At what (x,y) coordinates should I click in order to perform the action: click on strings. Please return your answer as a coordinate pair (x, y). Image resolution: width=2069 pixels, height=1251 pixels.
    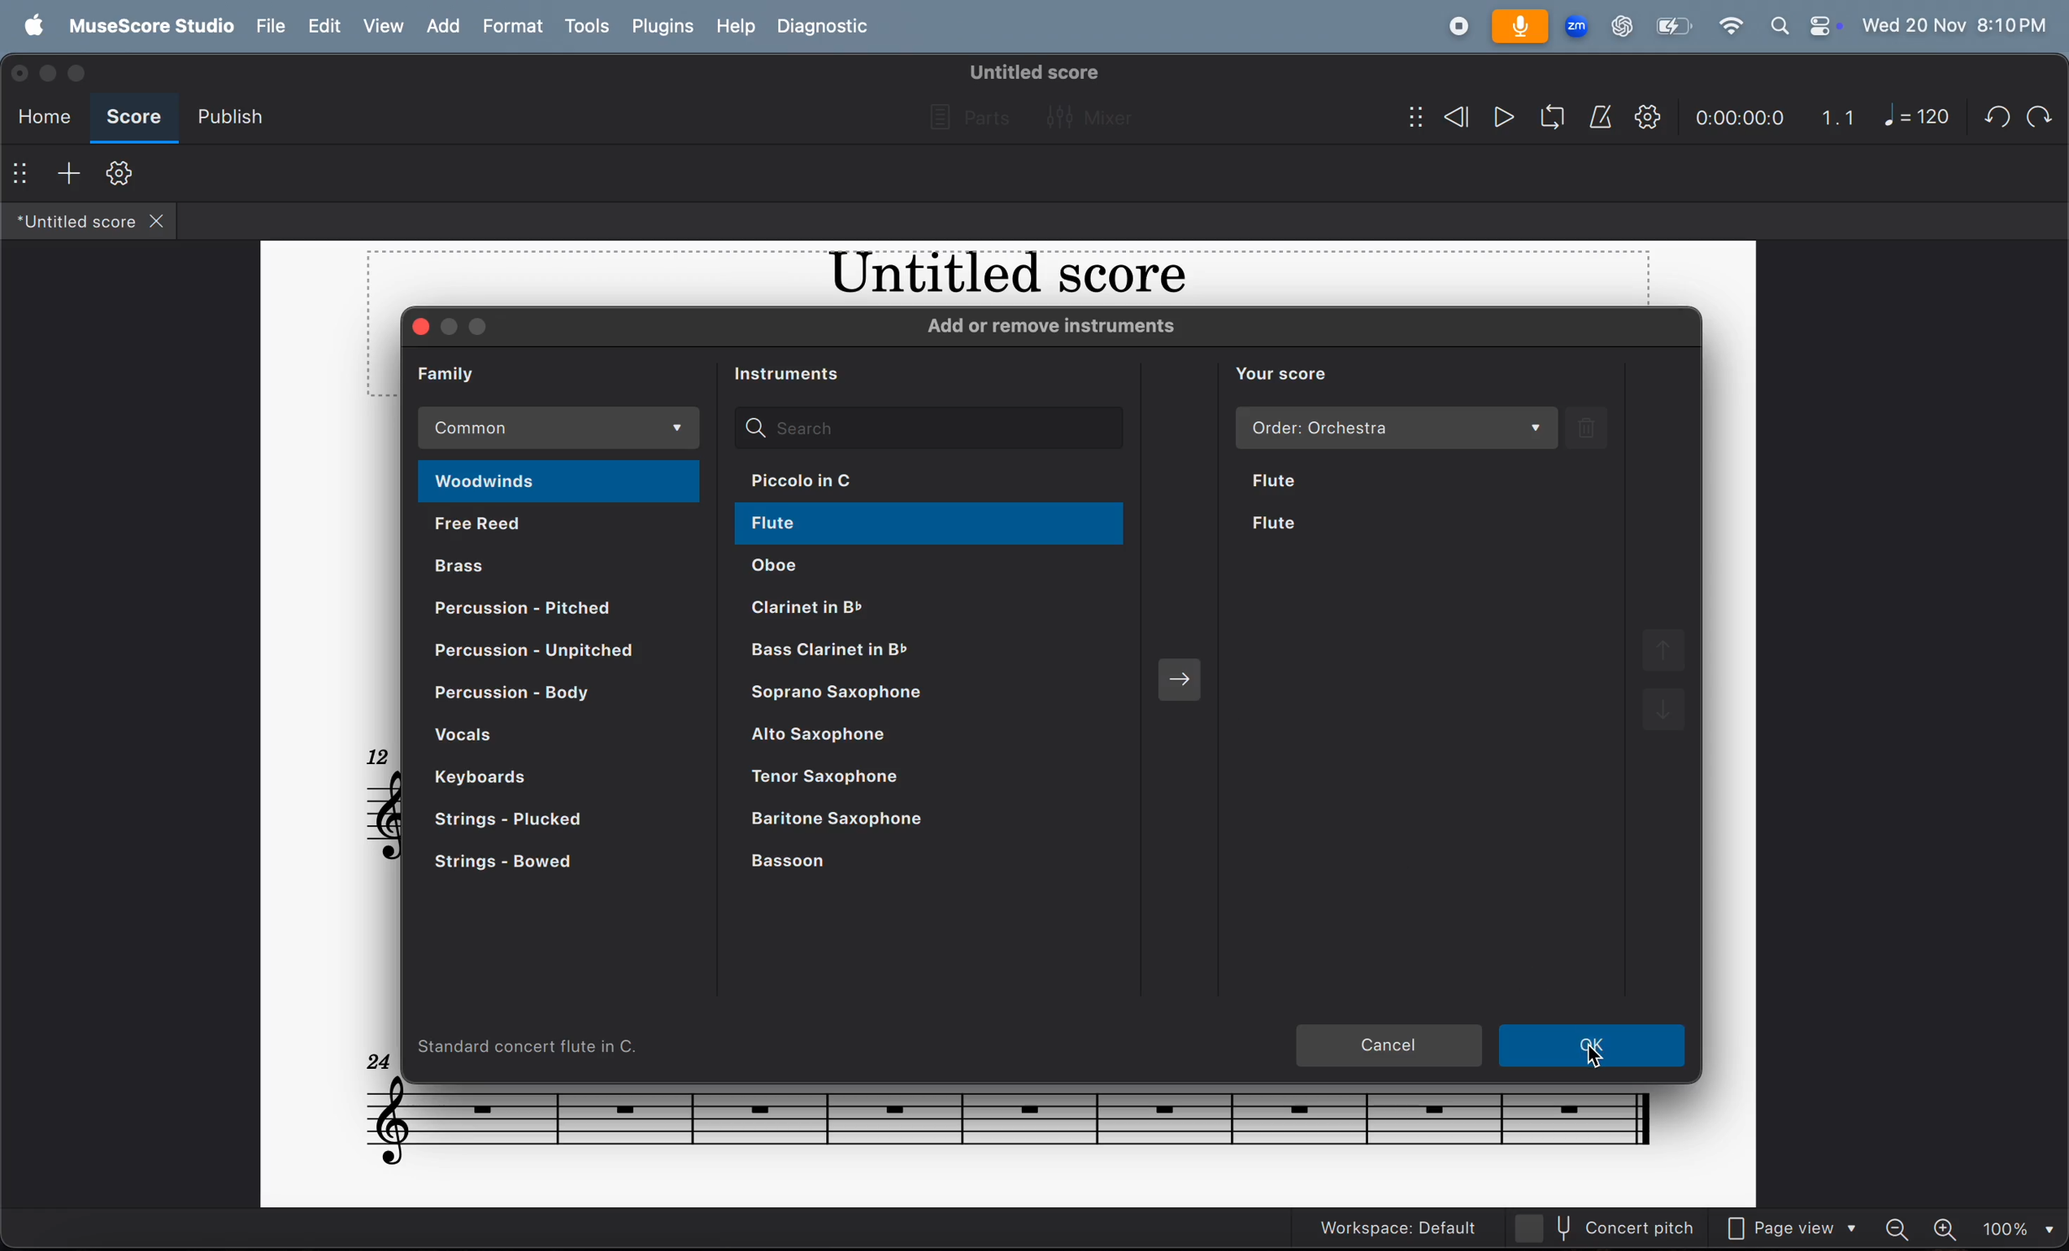
    Looking at the image, I should click on (545, 819).